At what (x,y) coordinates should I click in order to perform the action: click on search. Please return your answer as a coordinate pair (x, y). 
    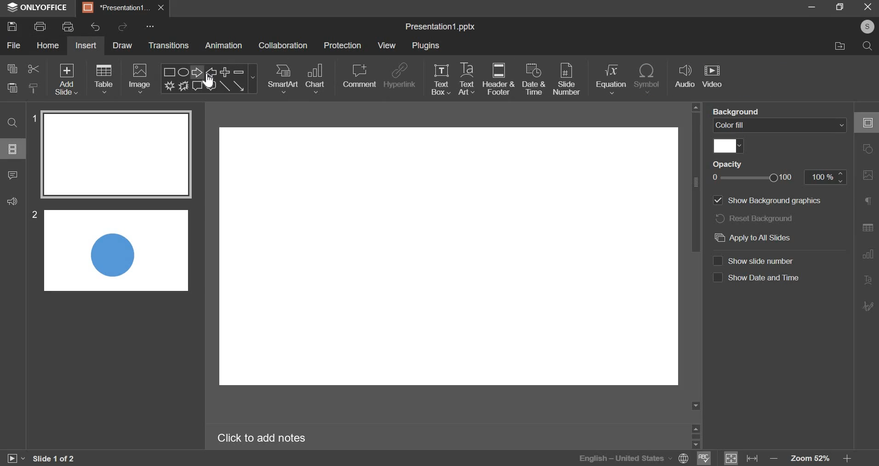
    Looking at the image, I should click on (868, 47).